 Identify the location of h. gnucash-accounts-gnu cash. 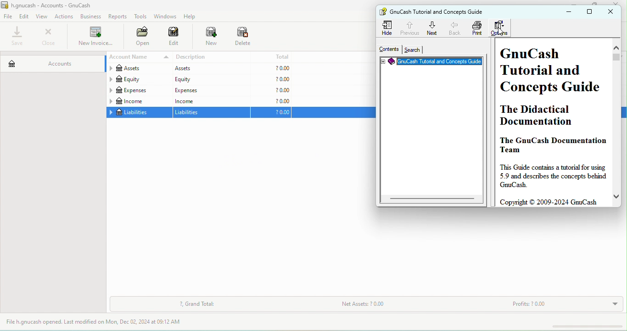
(57, 5).